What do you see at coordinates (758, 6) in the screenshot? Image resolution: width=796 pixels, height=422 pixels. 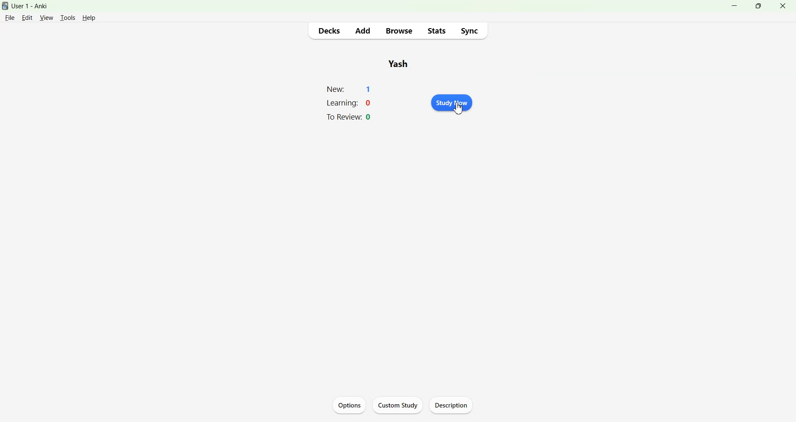 I see `Maximize` at bounding box center [758, 6].